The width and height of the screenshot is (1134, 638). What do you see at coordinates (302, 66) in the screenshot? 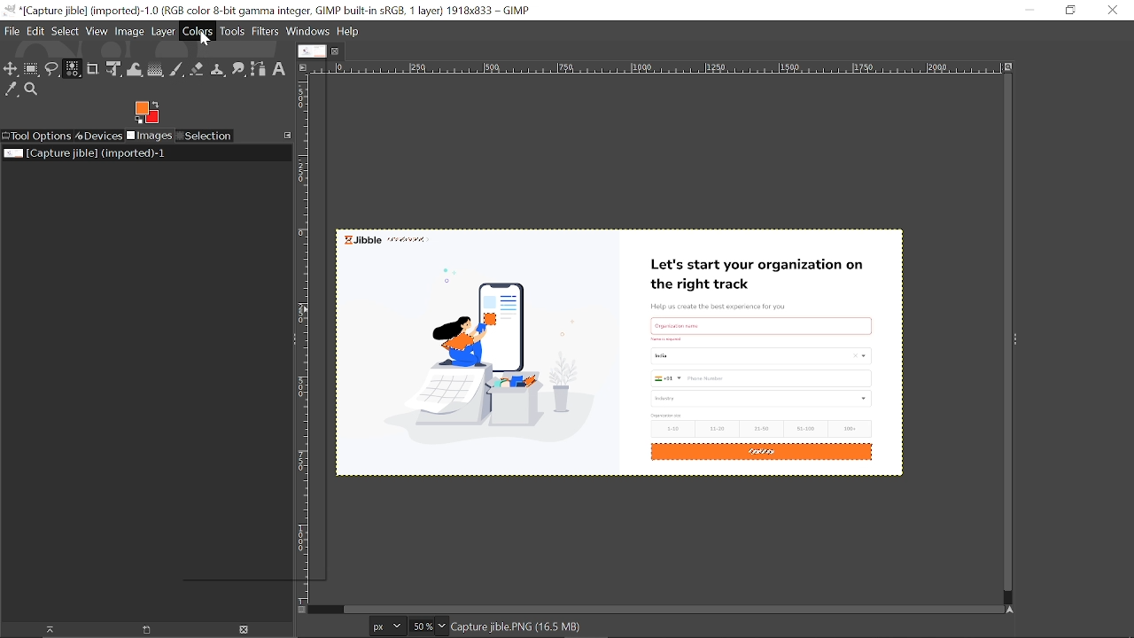
I see `Access this image menu` at bounding box center [302, 66].